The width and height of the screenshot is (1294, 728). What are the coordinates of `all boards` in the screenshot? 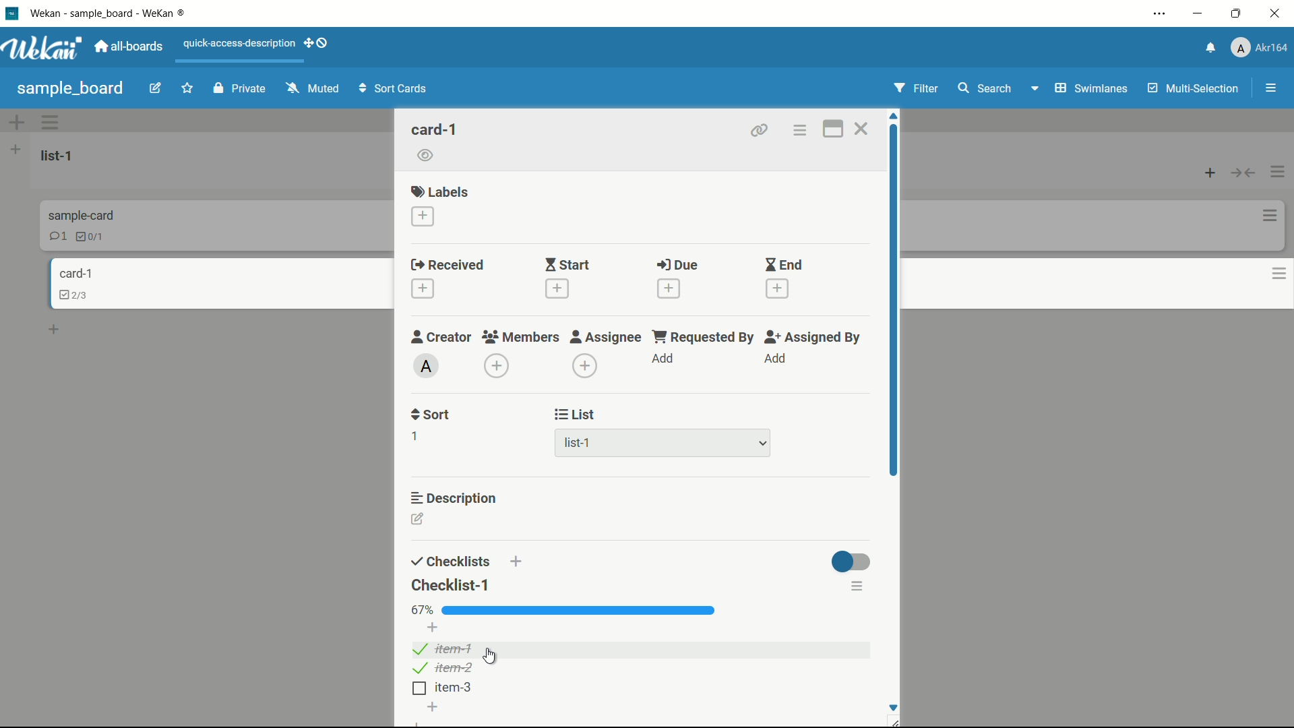 It's located at (129, 48).